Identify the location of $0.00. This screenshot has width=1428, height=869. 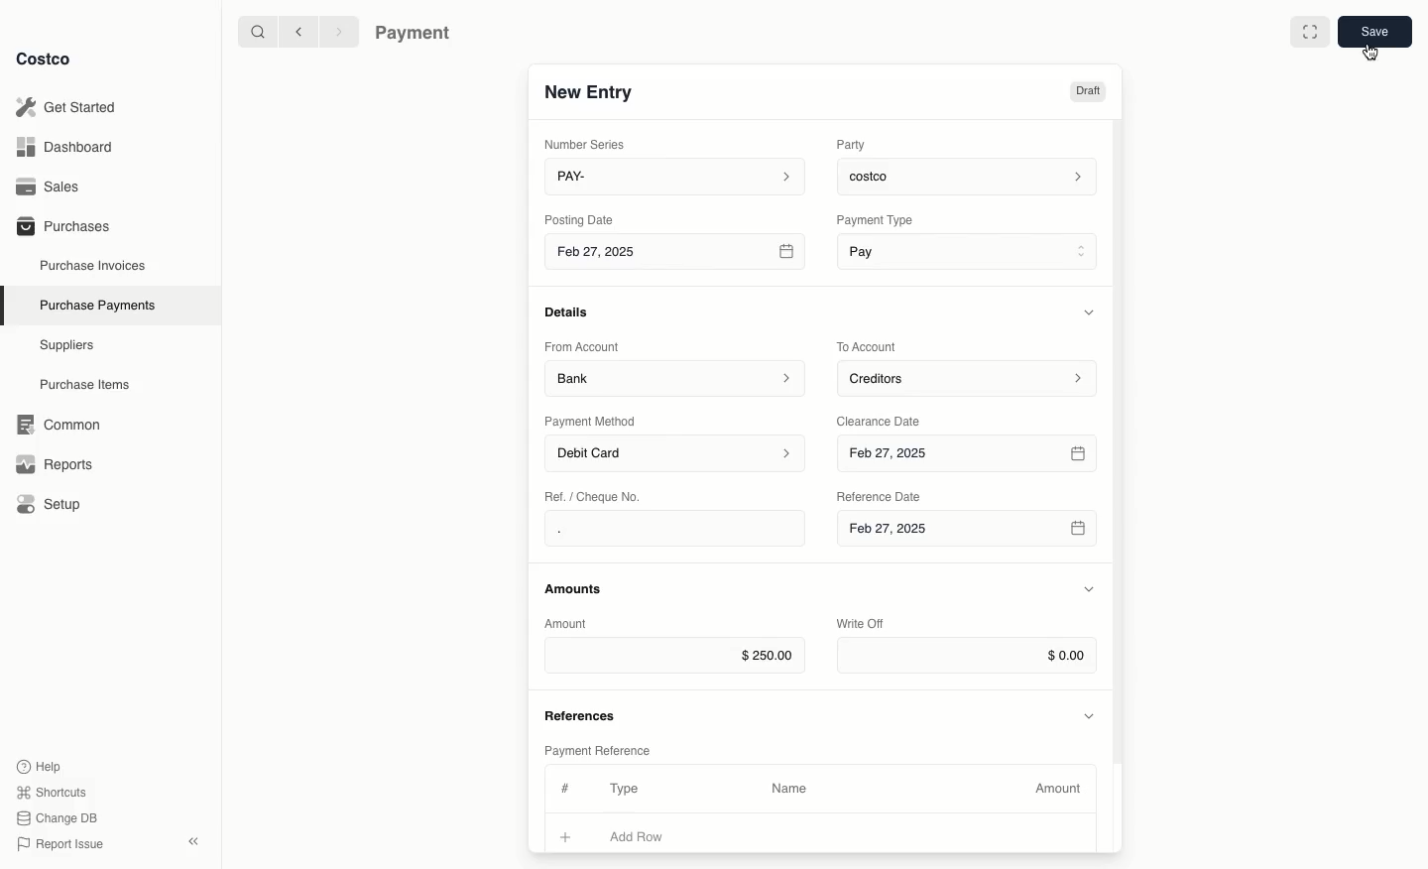
(967, 656).